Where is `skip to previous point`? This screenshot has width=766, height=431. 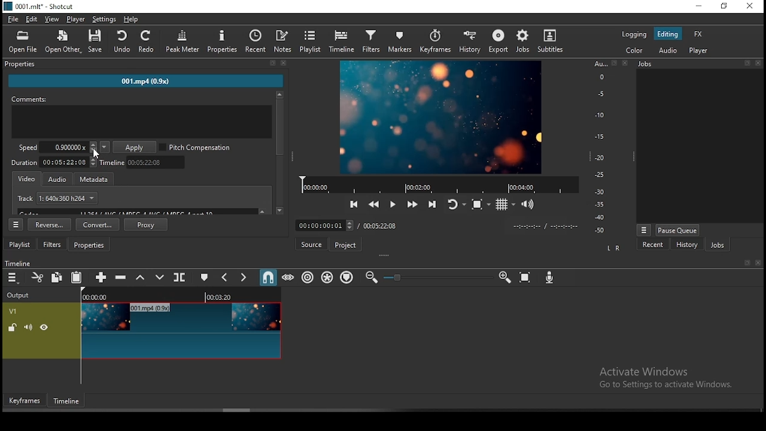 skip to previous point is located at coordinates (354, 204).